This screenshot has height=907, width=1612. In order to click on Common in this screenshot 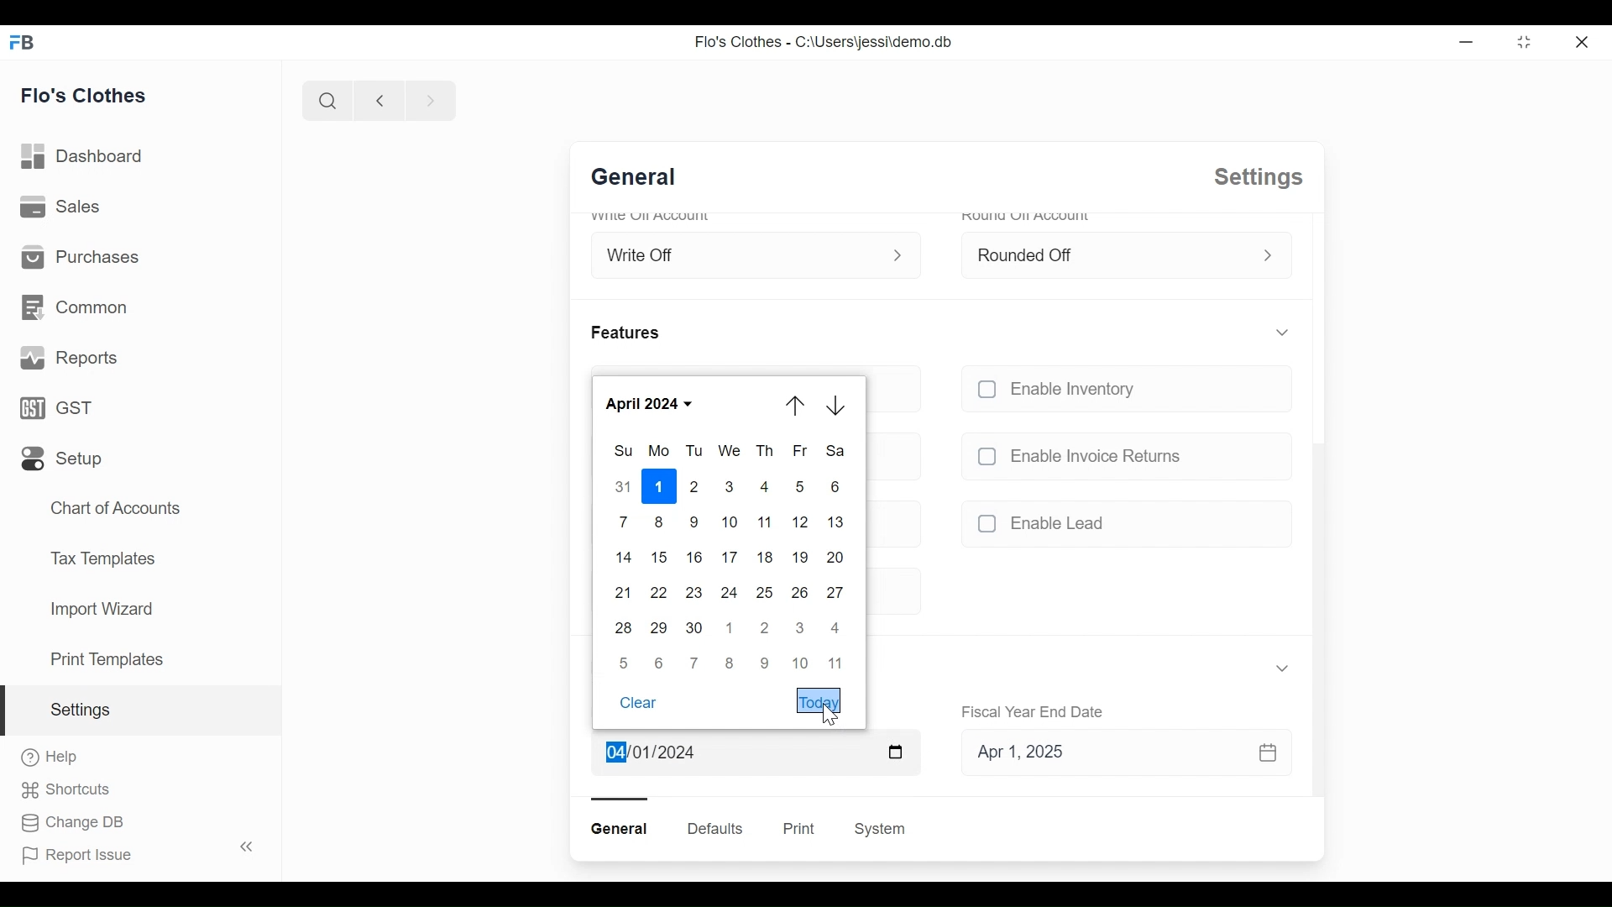, I will do `click(77, 310)`.